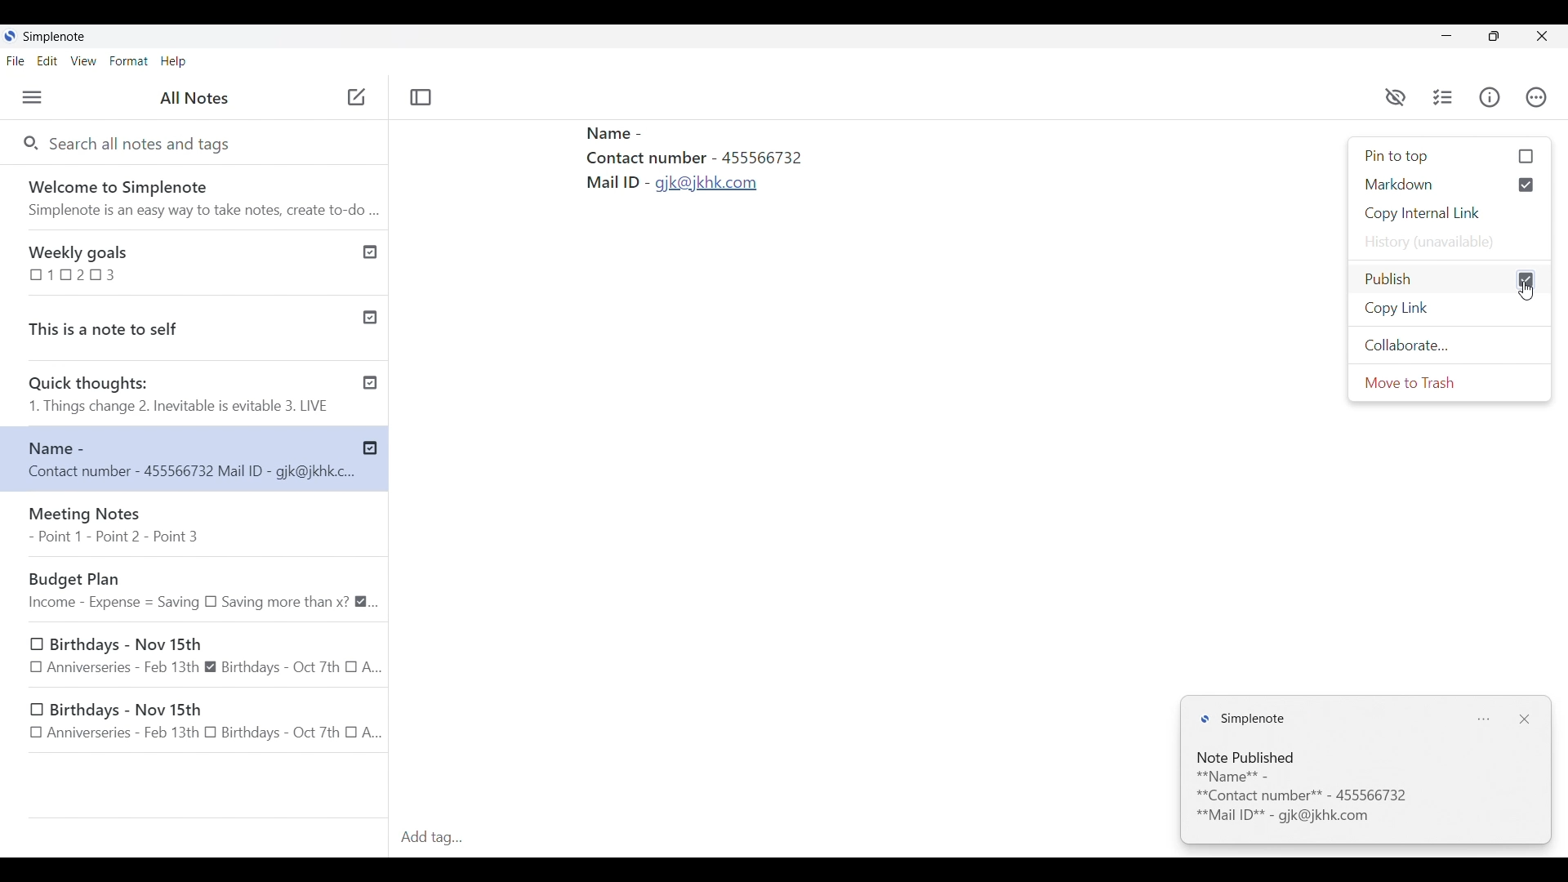 The width and height of the screenshot is (1568, 882). Describe the element at coordinates (54, 37) in the screenshot. I see `Software name` at that location.